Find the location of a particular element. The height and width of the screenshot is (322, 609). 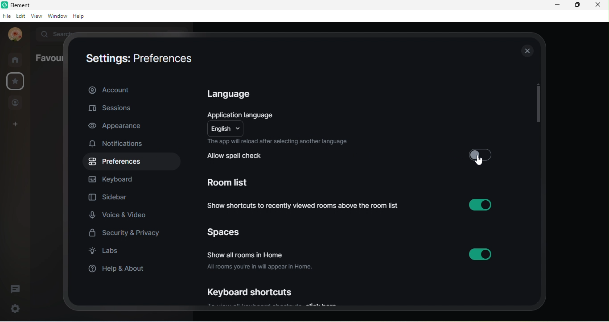

all rooms your in will appear in home is located at coordinates (263, 268).